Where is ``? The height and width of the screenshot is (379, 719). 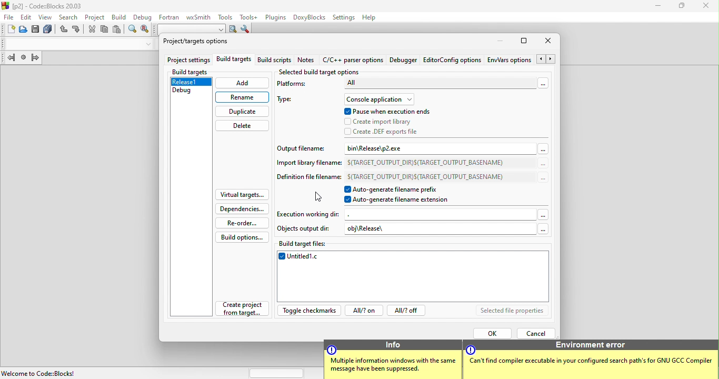  is located at coordinates (393, 367).